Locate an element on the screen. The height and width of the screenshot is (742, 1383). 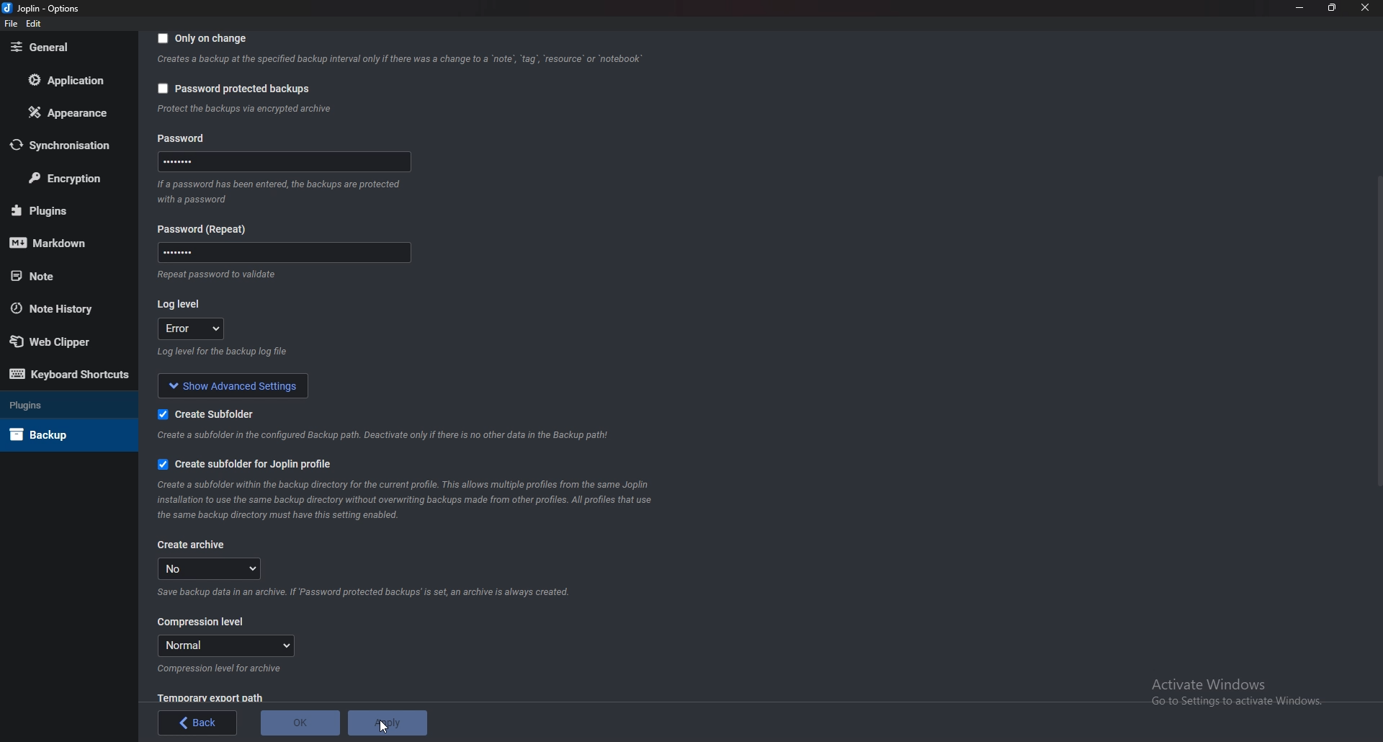
Compression level is located at coordinates (202, 622).